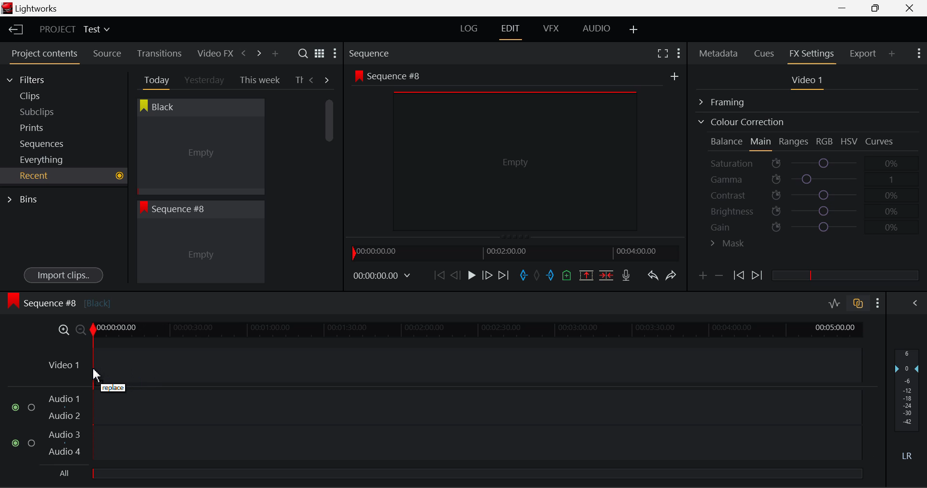 The width and height of the screenshot is (927, 488). I want to click on Go Forward, so click(487, 275).